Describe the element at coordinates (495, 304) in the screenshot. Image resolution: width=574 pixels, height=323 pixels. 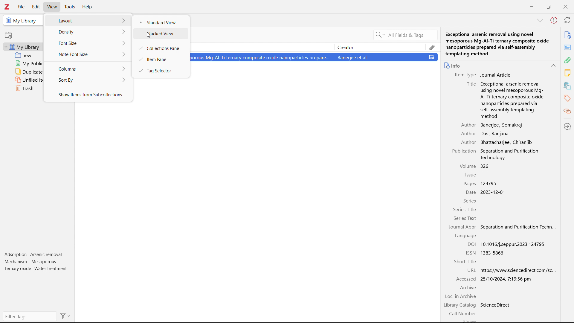
I see `ScienceDirect` at that location.